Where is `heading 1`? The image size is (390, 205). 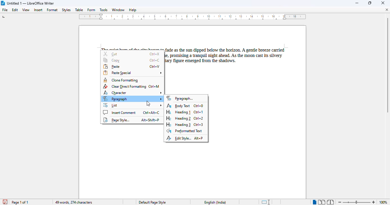 heading 1 is located at coordinates (185, 112).